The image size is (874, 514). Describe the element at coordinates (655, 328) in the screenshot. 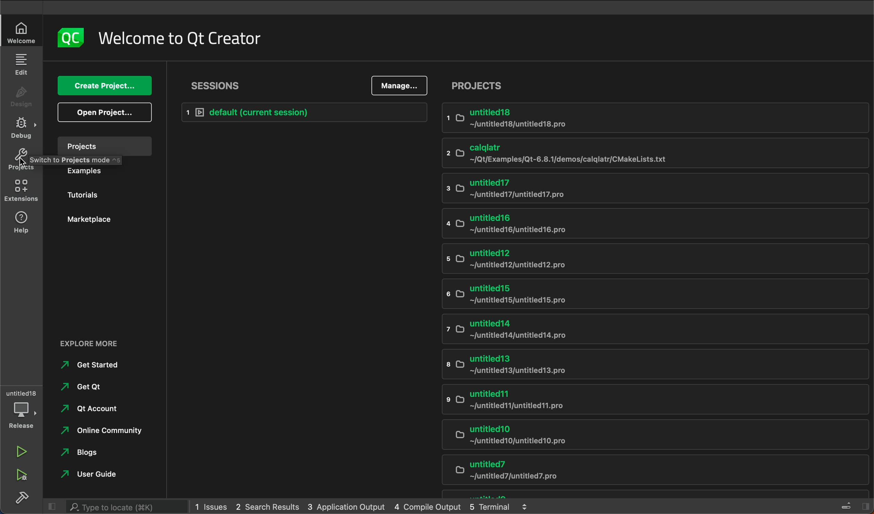

I see `untitled14` at that location.